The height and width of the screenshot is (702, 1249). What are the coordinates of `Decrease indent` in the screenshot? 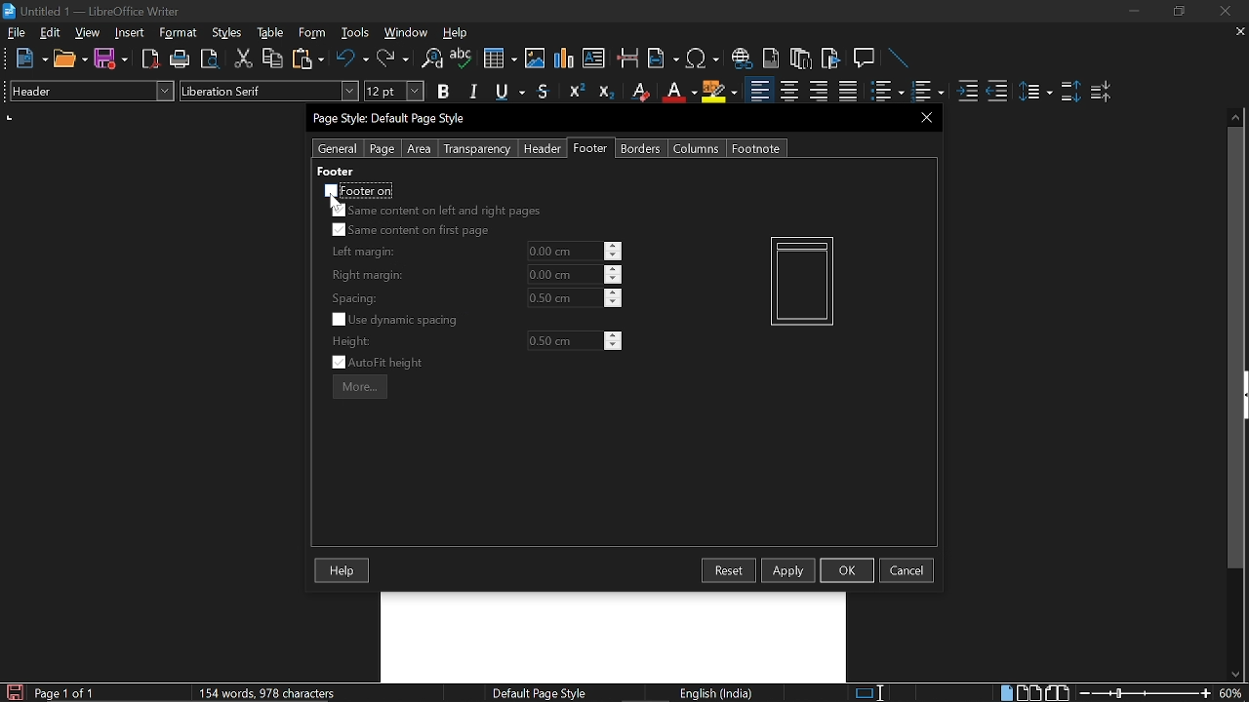 It's located at (997, 91).